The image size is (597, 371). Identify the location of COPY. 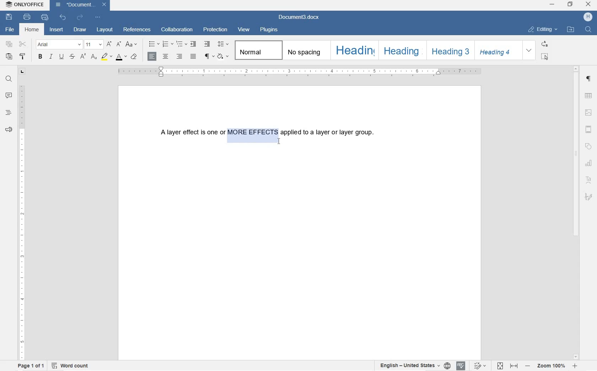
(10, 44).